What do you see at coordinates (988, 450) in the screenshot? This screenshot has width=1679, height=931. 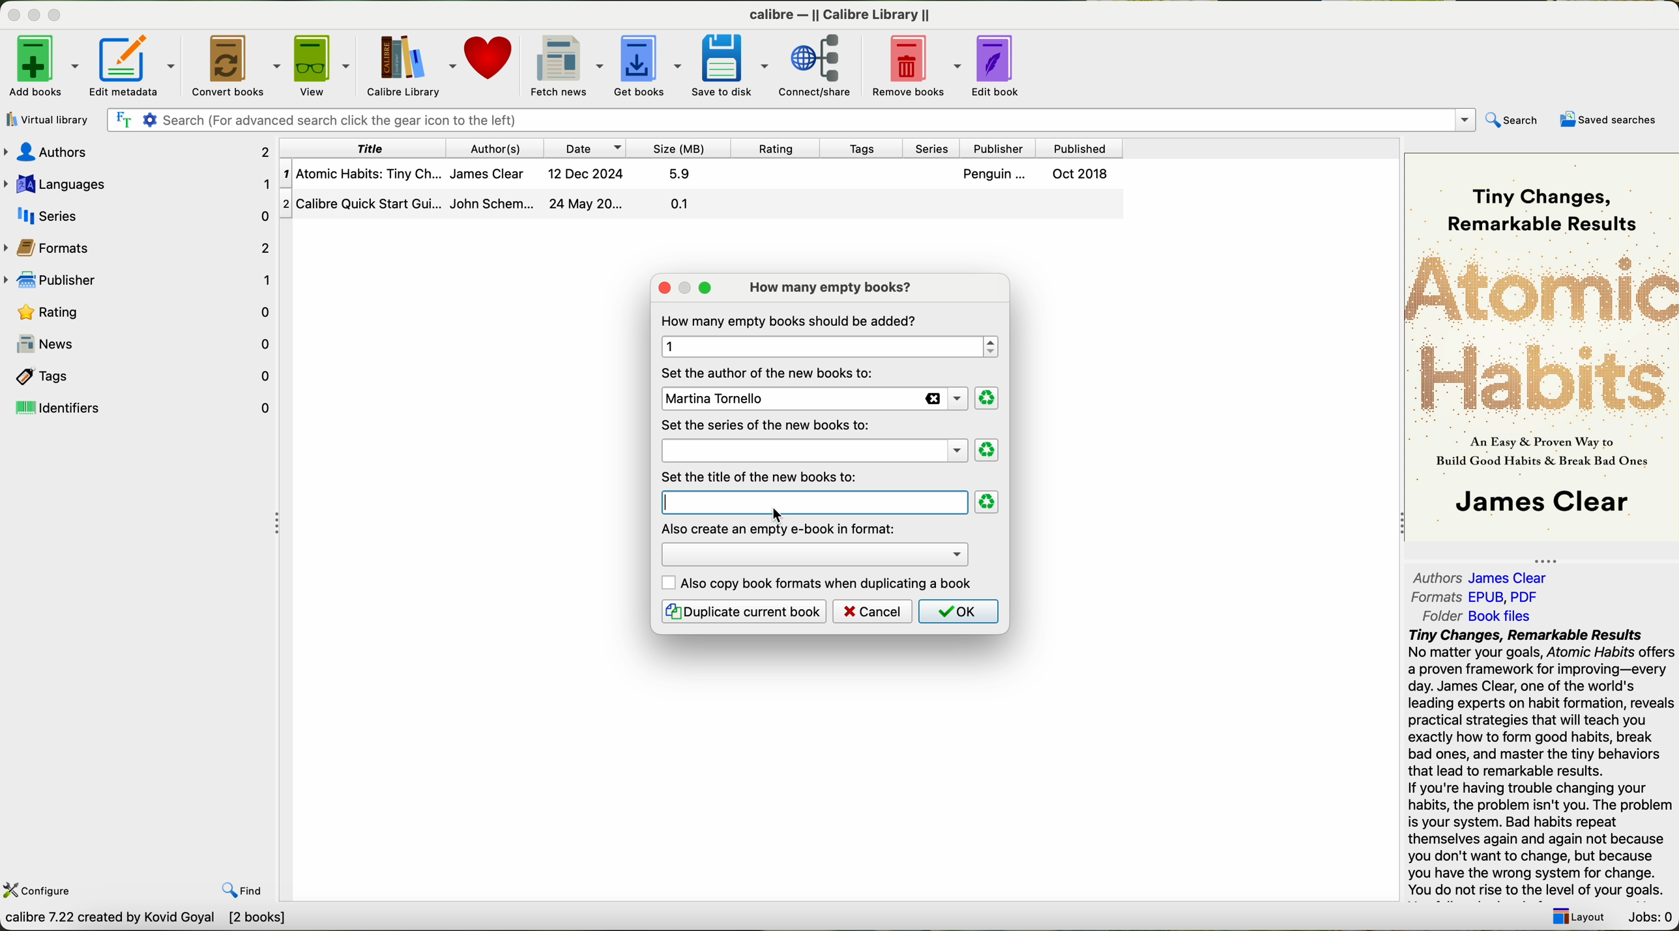 I see `clear` at bounding box center [988, 450].